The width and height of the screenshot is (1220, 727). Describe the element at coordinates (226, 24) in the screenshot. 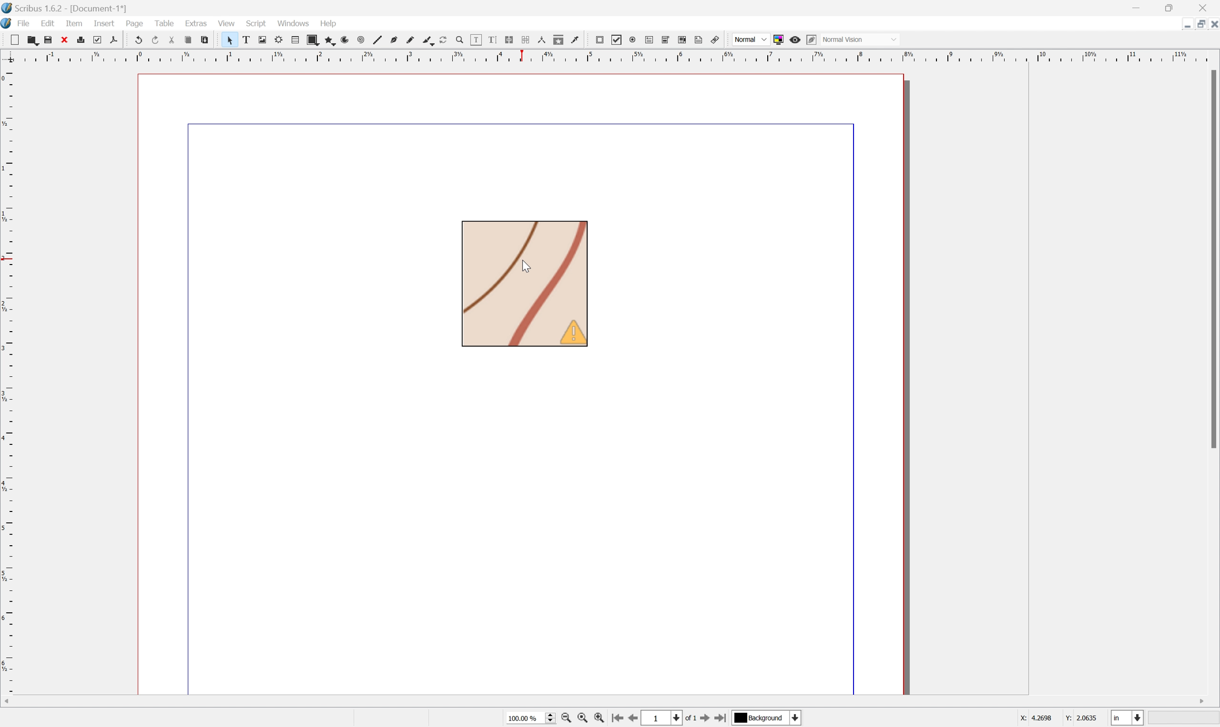

I see `View` at that location.